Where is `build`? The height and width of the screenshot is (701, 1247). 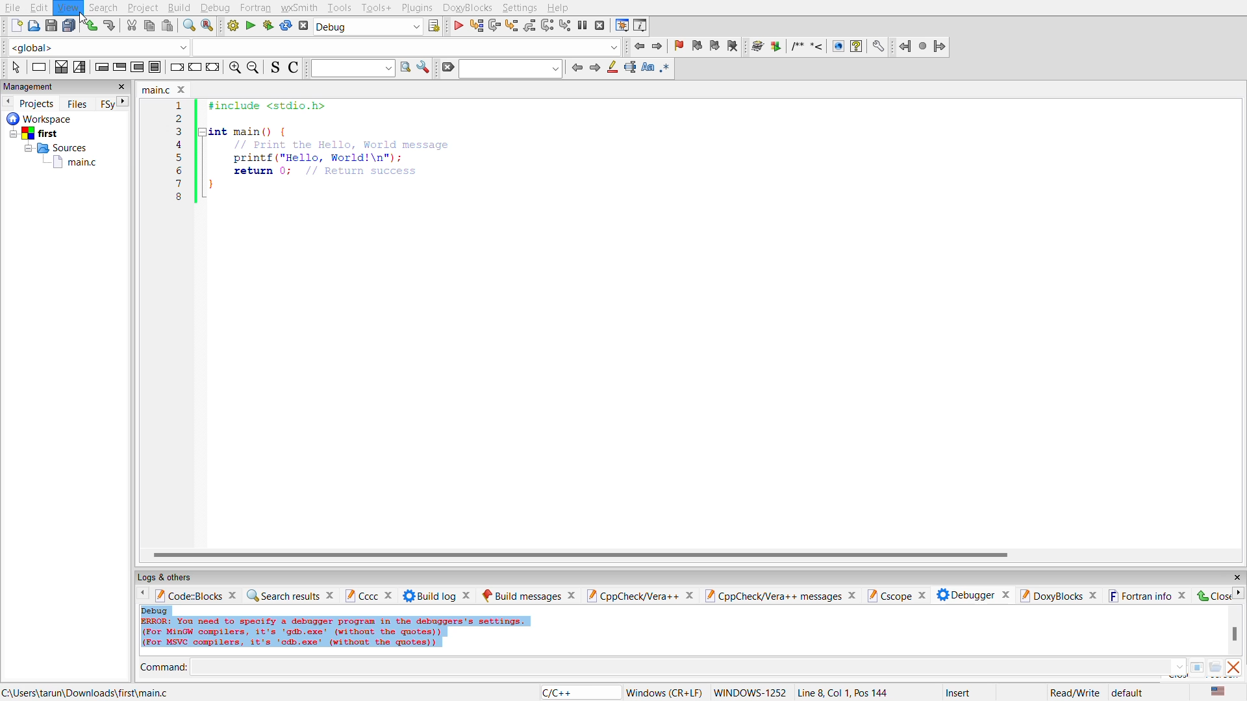
build is located at coordinates (231, 28).